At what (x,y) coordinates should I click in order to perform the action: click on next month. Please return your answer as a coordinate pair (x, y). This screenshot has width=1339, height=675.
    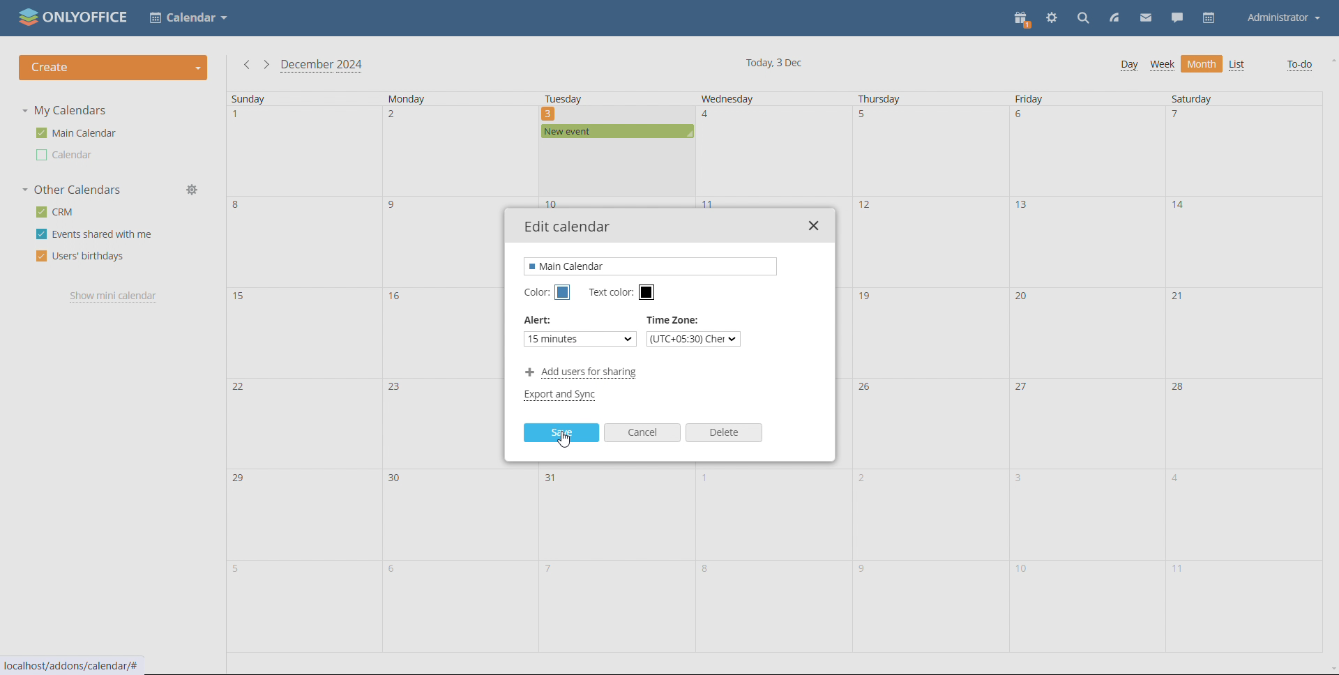
    Looking at the image, I should click on (266, 64).